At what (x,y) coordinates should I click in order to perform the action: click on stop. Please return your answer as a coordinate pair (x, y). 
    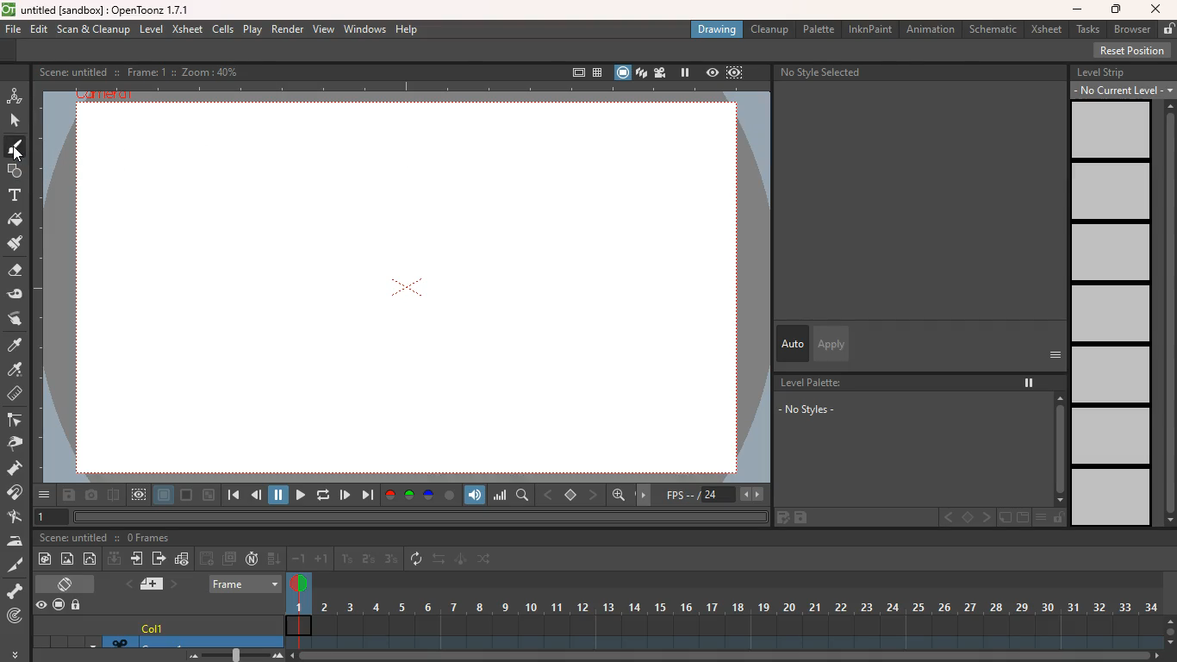
    Looking at the image, I should click on (967, 518).